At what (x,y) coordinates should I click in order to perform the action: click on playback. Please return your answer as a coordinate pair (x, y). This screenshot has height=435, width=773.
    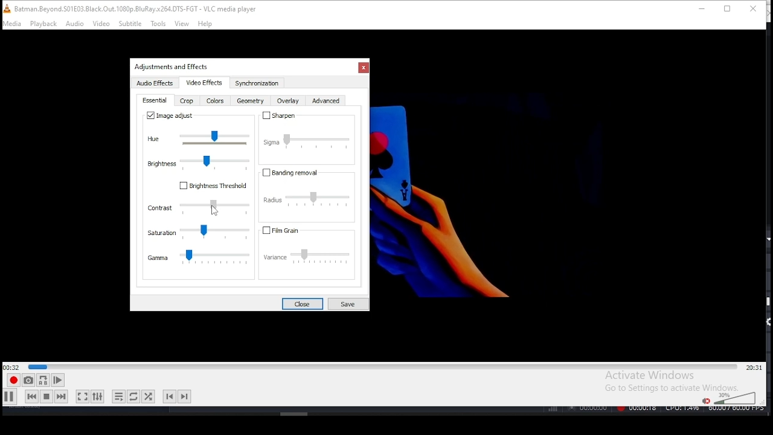
    Looking at the image, I should click on (43, 24).